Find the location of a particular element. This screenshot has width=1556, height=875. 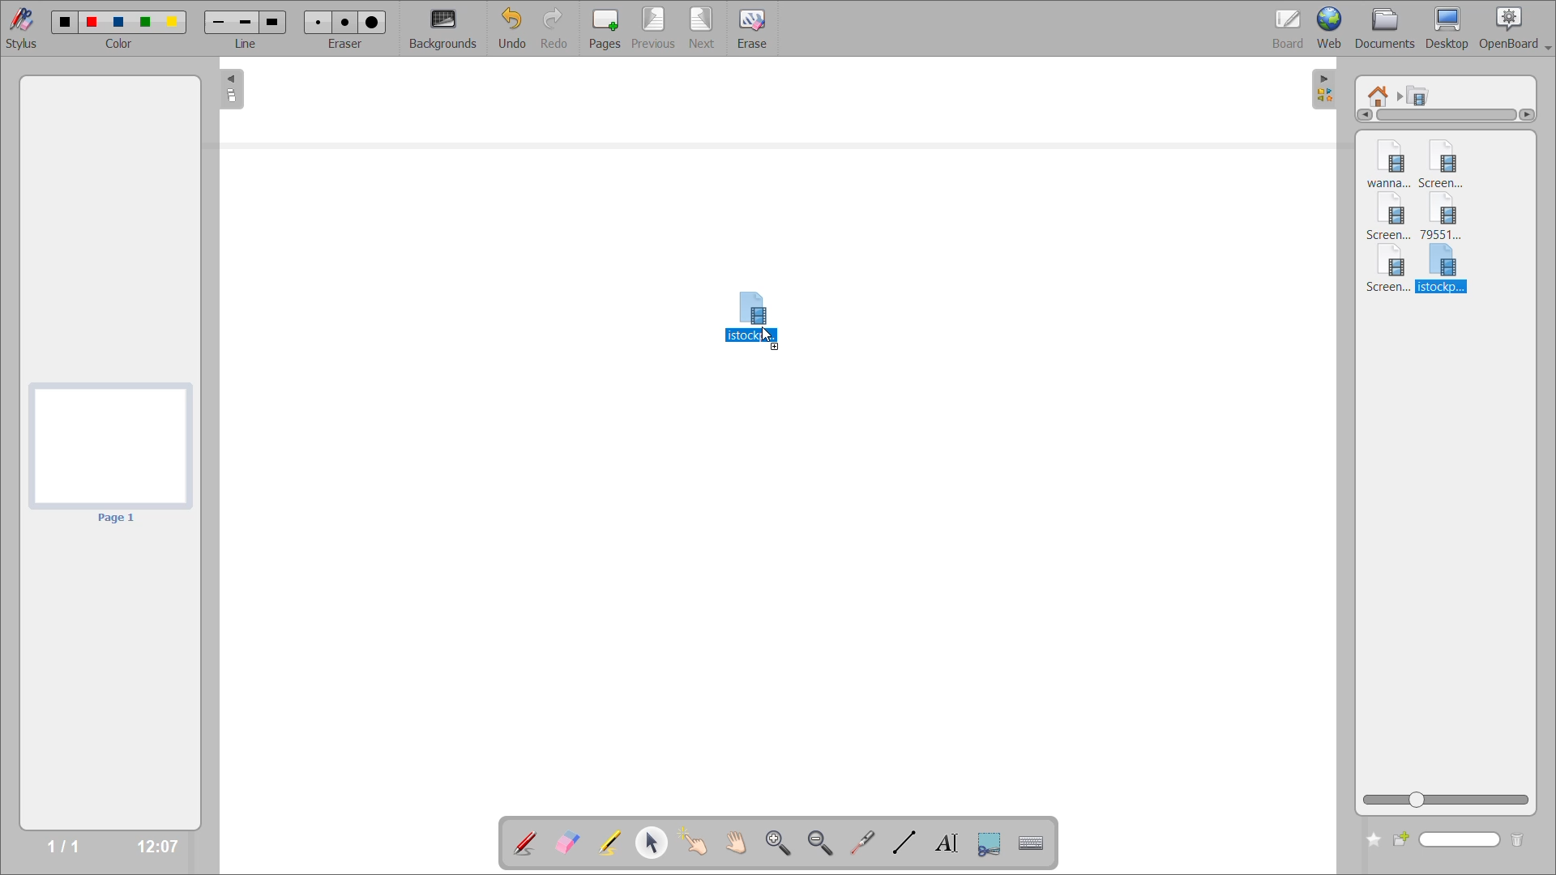

select and modify objects is located at coordinates (657, 843).